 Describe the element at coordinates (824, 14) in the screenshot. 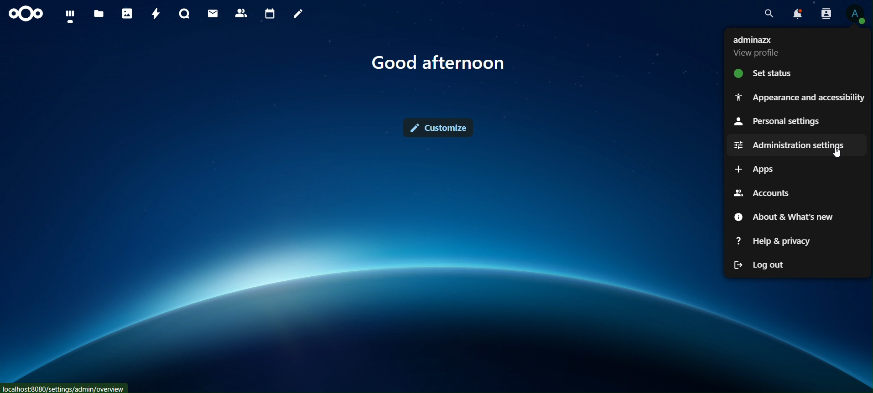

I see `search contacts` at that location.